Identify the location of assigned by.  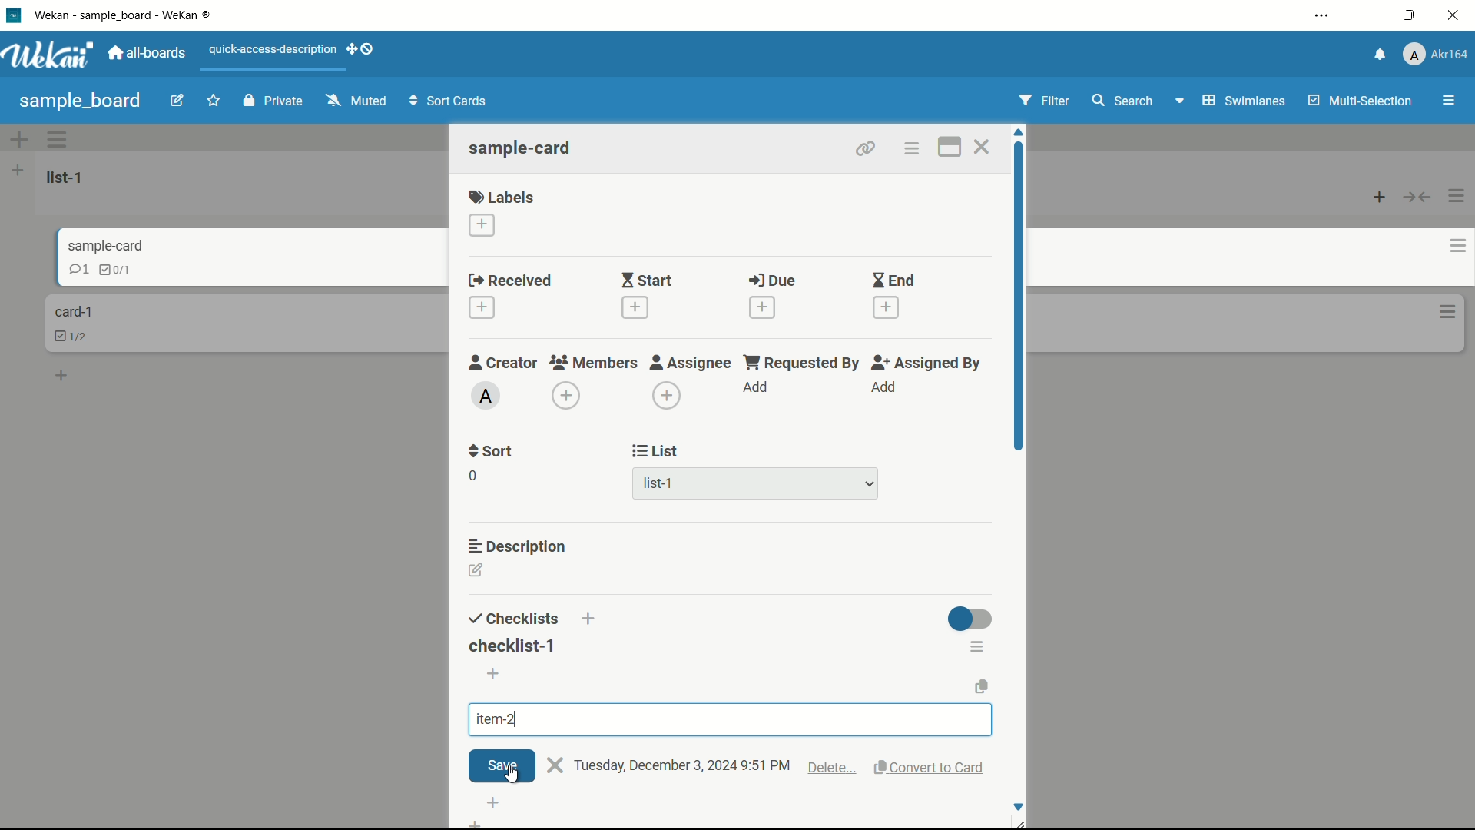
(929, 363).